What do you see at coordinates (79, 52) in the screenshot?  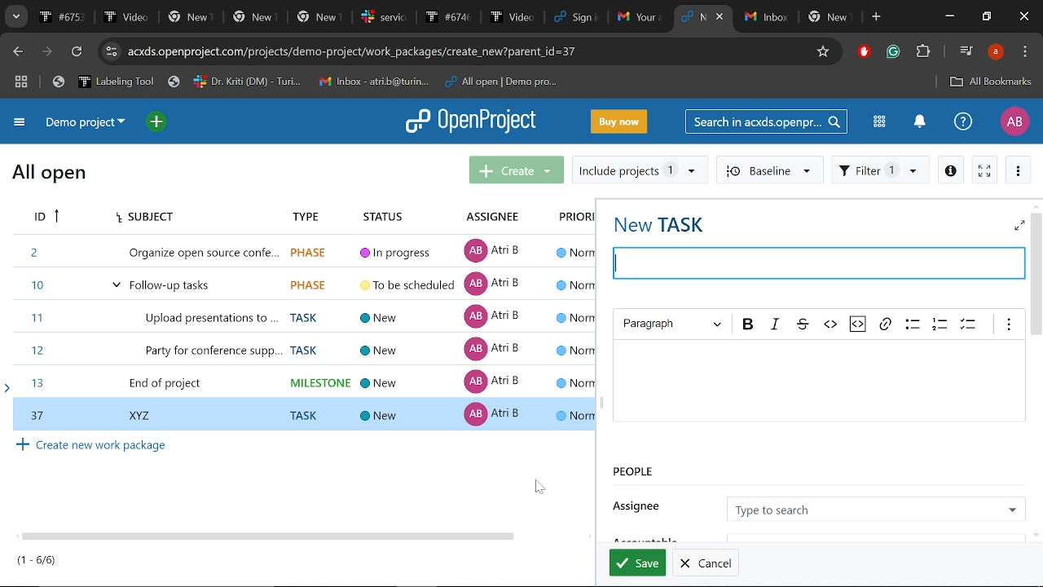 I see `Refresh` at bounding box center [79, 52].